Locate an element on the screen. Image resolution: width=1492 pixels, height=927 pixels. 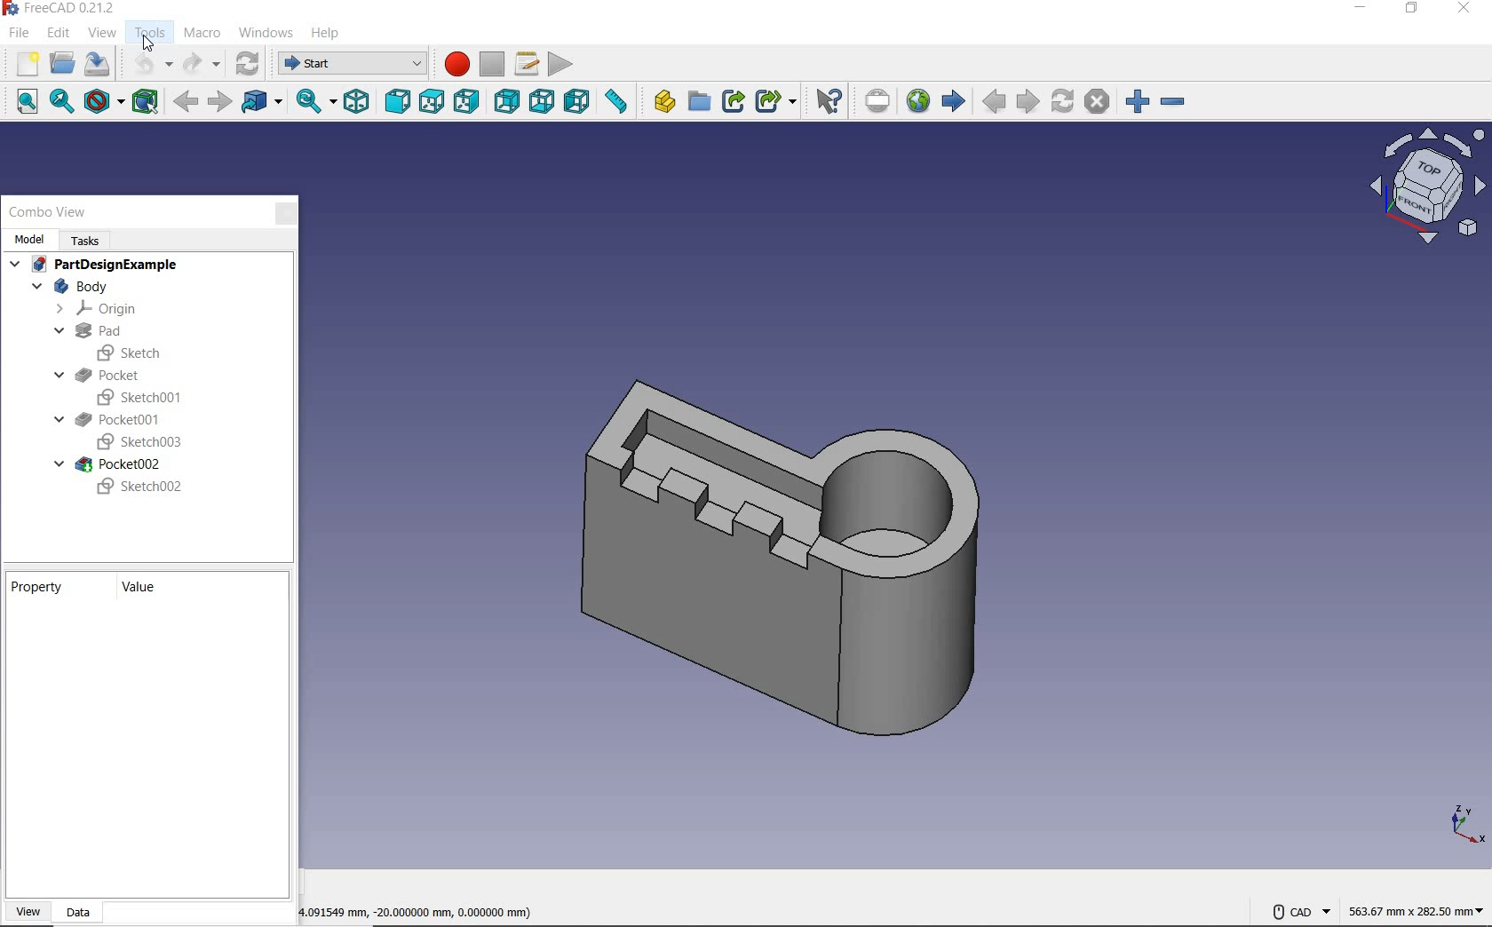
Help is located at coordinates (329, 28).